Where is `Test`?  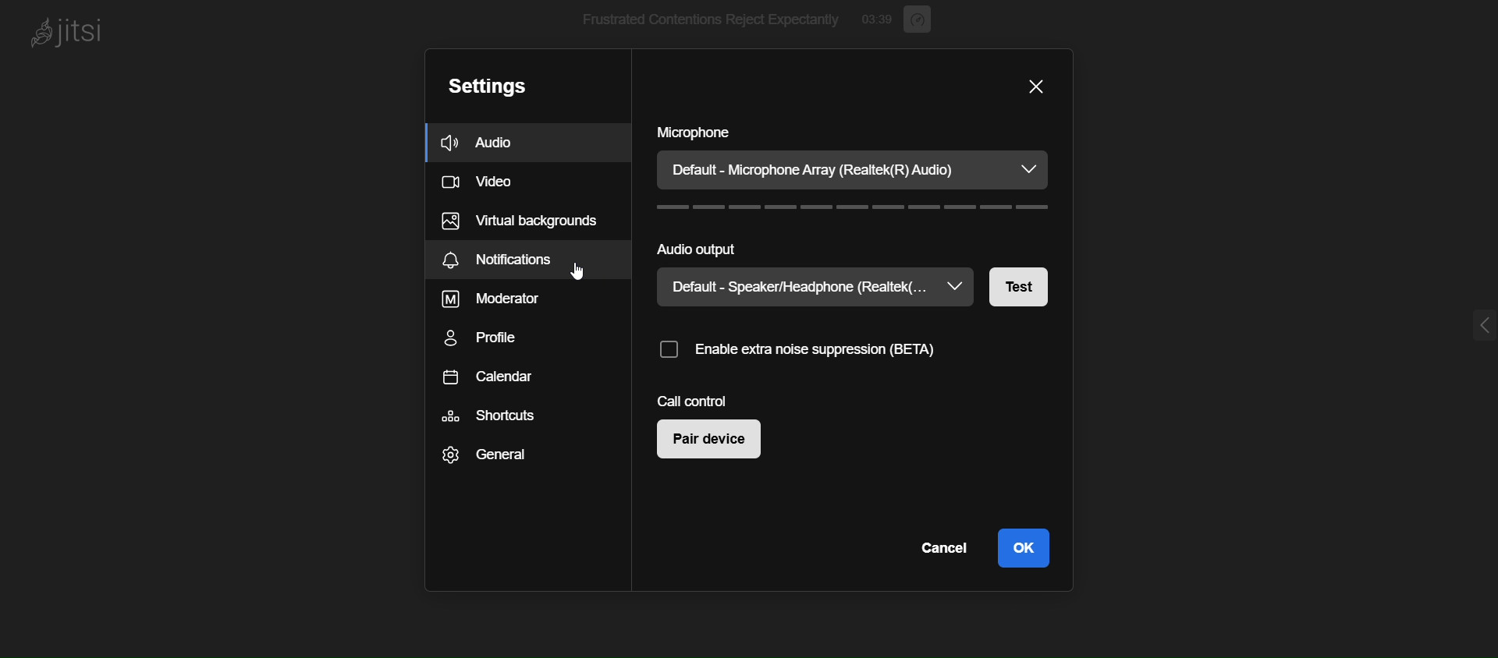
Test is located at coordinates (1017, 285).